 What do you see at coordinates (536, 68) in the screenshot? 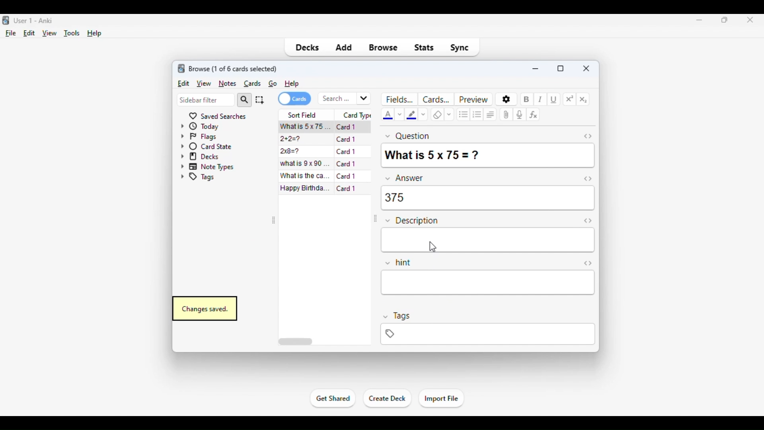
I see `minimize` at bounding box center [536, 68].